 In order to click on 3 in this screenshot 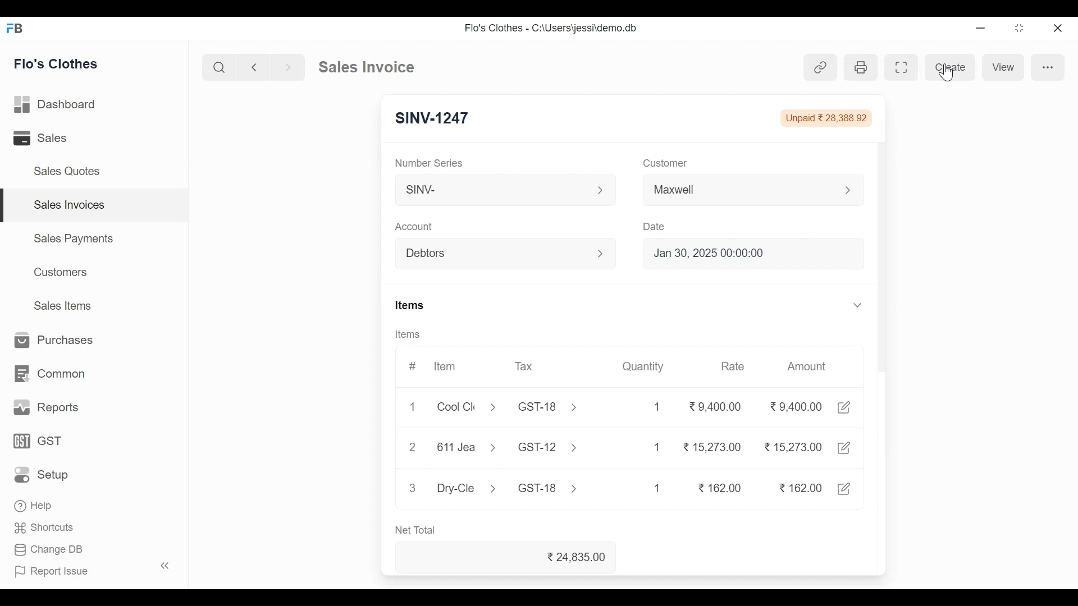, I will do `click(412, 487)`.